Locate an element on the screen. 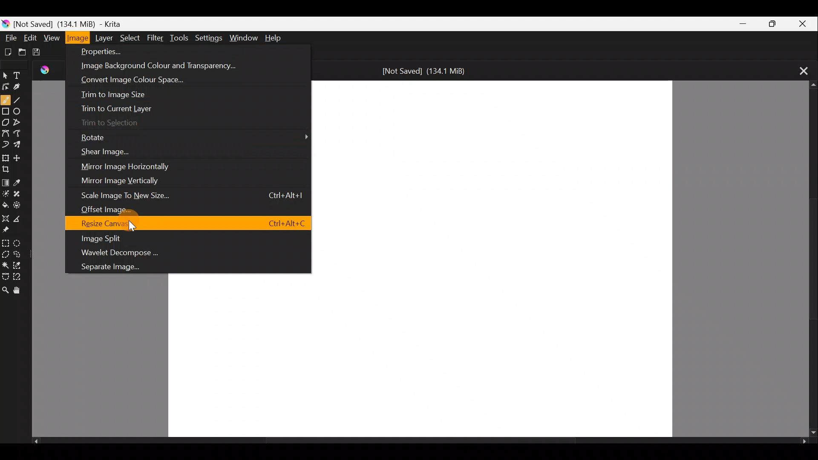 The width and height of the screenshot is (818, 460). Move a layer is located at coordinates (20, 157).